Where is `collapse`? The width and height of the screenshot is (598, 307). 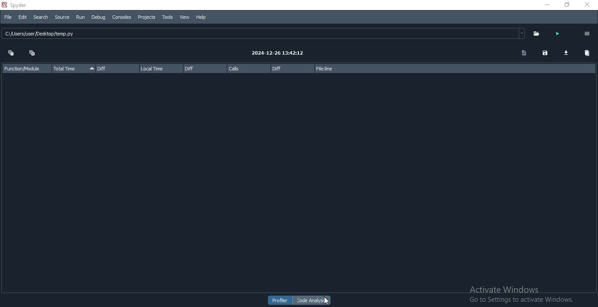
collapse is located at coordinates (10, 54).